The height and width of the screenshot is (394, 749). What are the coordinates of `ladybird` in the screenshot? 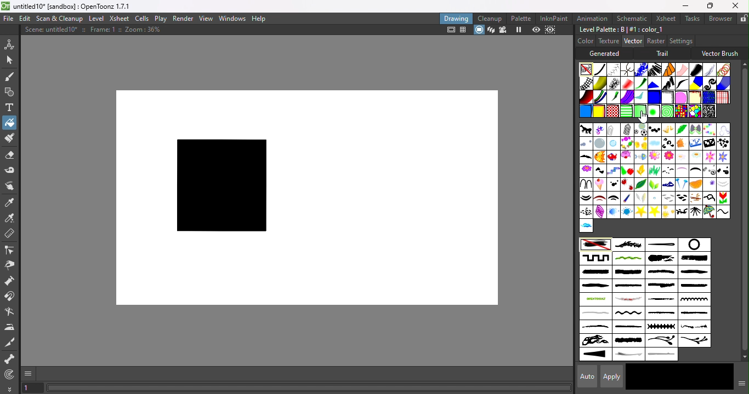 It's located at (627, 184).